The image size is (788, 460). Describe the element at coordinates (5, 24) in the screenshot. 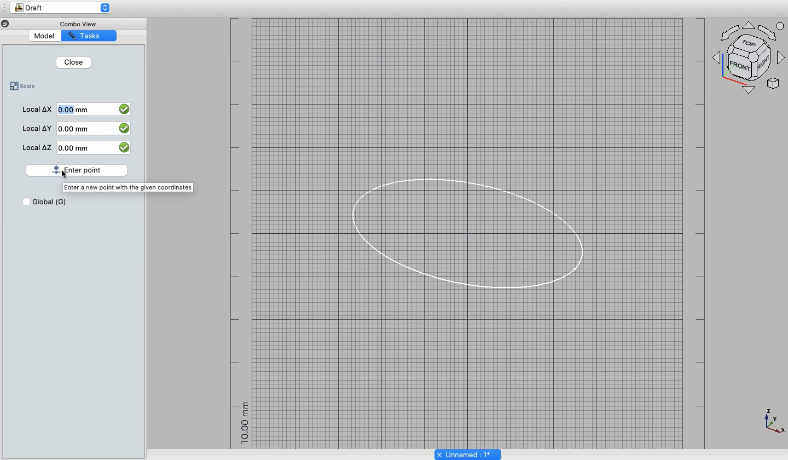

I see `close` at that location.